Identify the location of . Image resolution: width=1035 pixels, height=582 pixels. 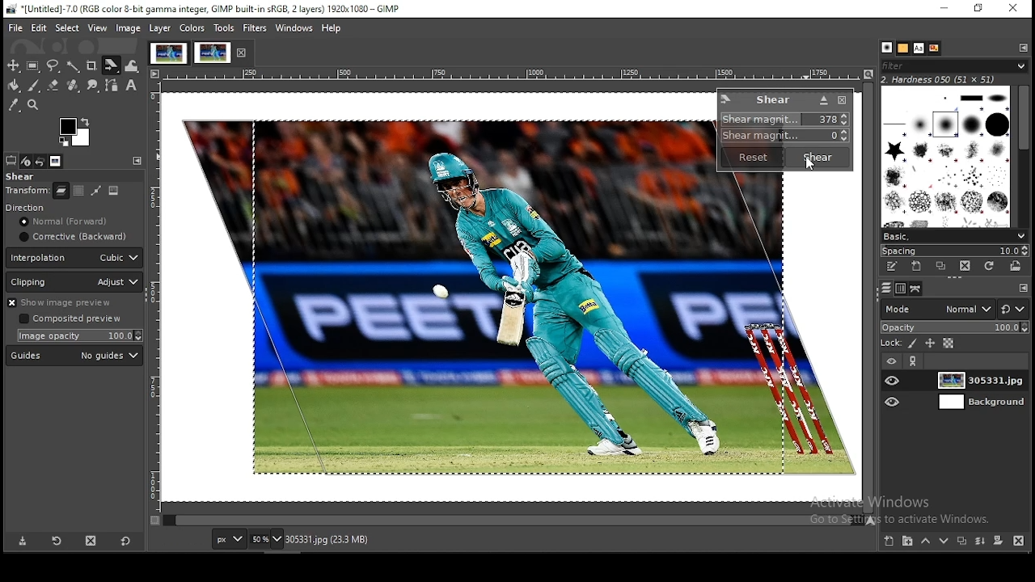
(53, 85).